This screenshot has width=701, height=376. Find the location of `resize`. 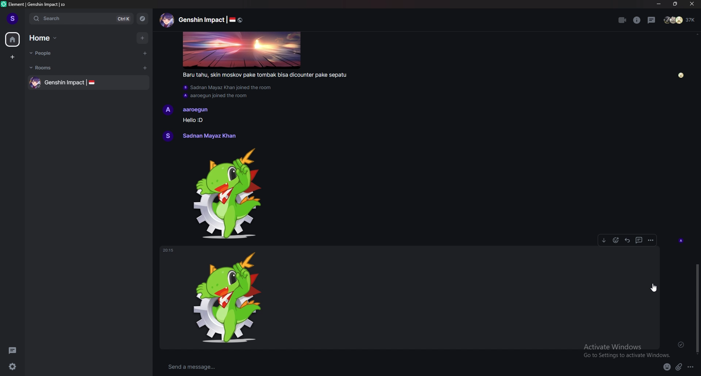

resize is located at coordinates (675, 4).